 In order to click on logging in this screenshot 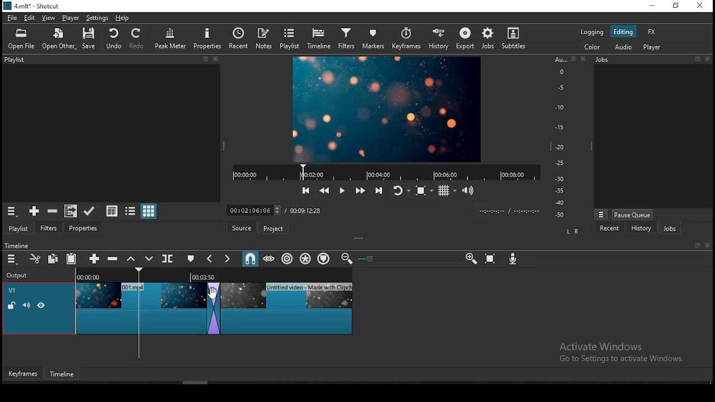, I will do `click(592, 32)`.